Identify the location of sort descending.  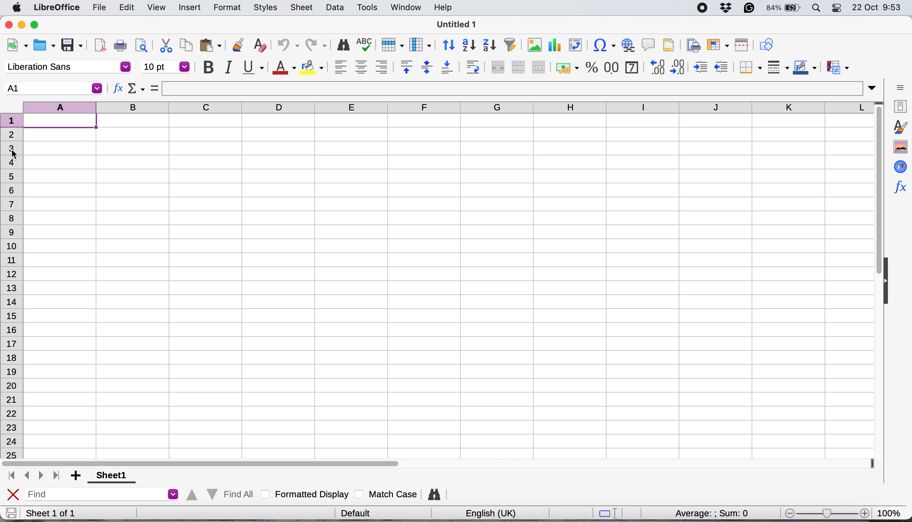
(490, 46).